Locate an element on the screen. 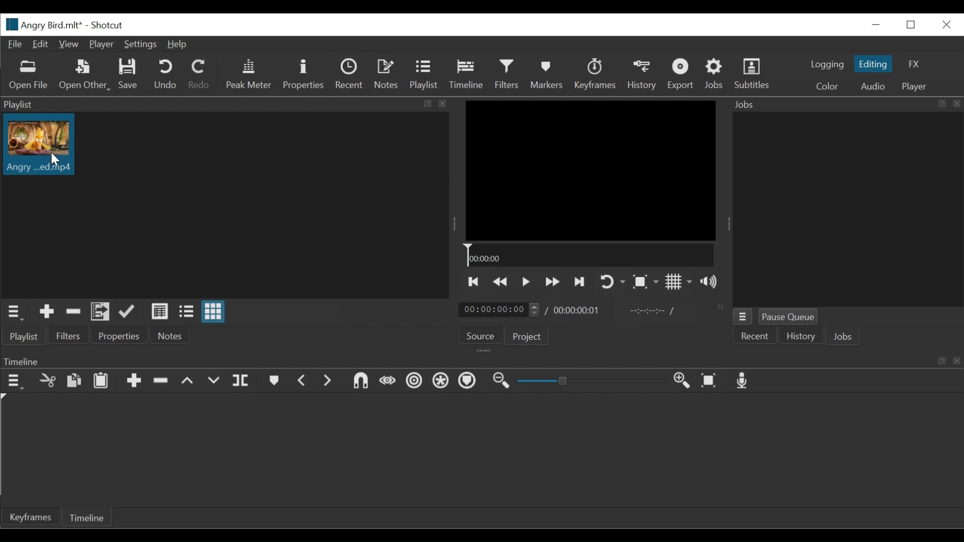 The width and height of the screenshot is (964, 542). Toggle player on looping is located at coordinates (612, 283).